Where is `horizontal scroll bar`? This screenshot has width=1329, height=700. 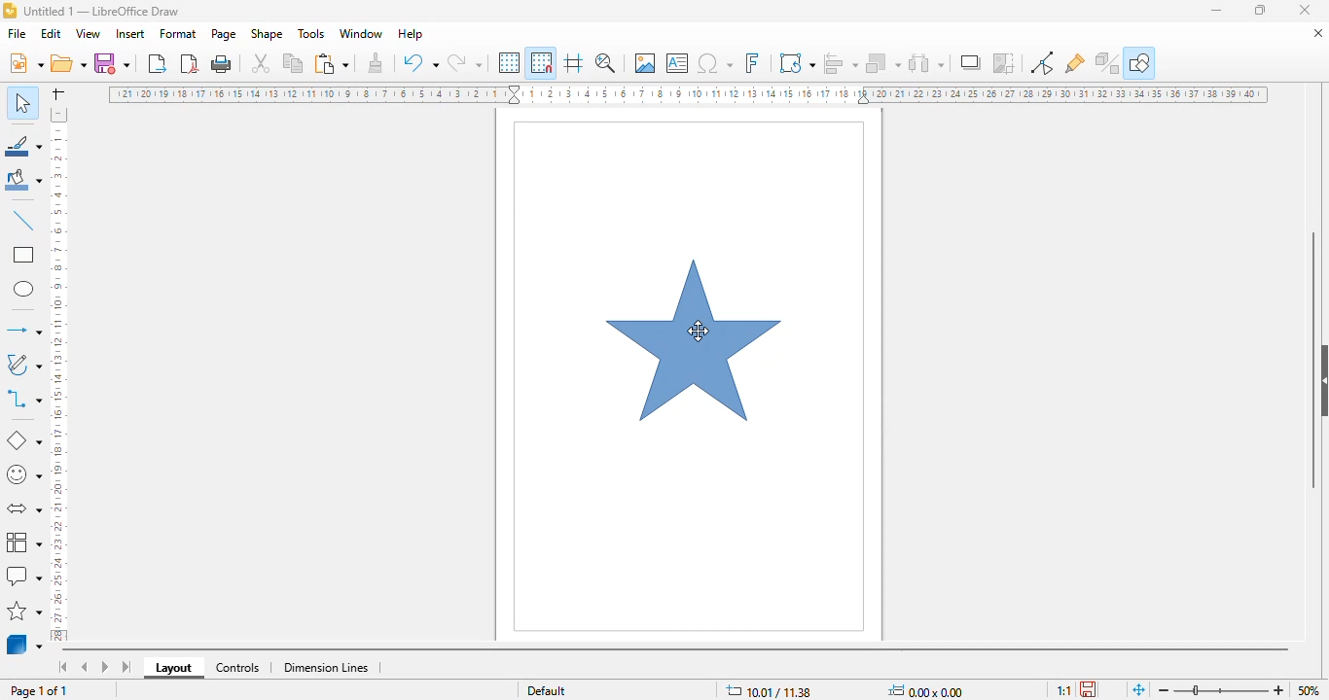 horizontal scroll bar is located at coordinates (678, 649).